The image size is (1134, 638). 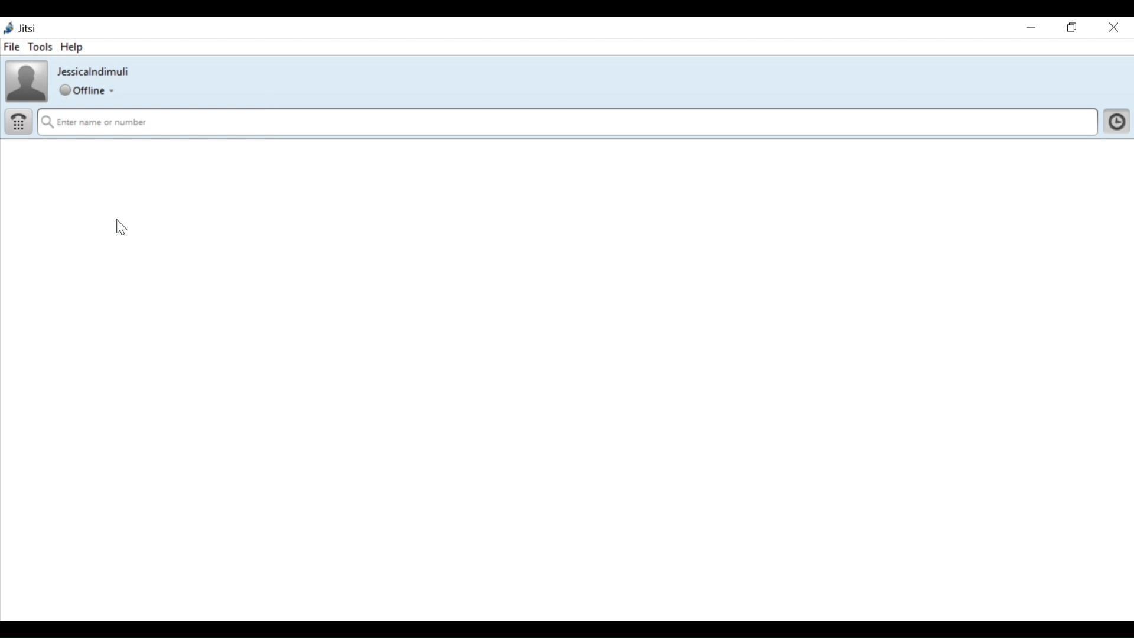 I want to click on ID name, so click(x=92, y=71).